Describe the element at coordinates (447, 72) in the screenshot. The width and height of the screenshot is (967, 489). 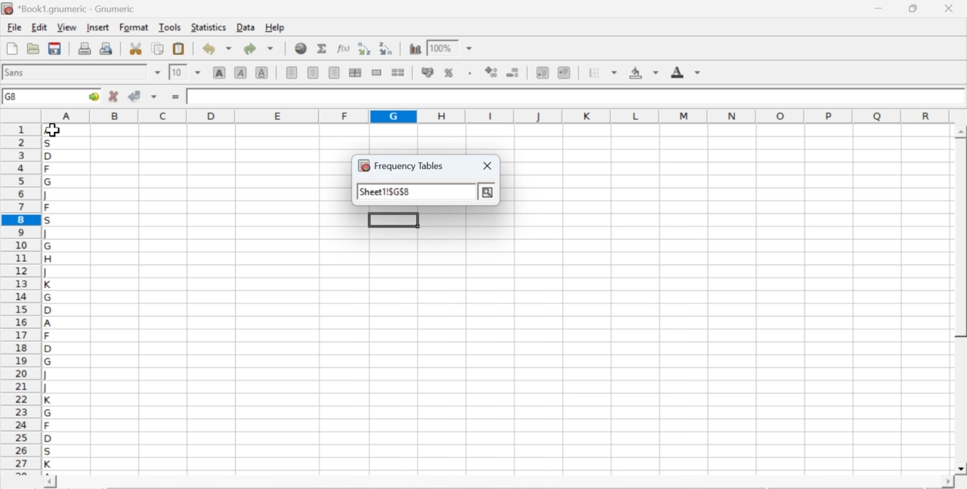
I see `format selection as percentage` at that location.